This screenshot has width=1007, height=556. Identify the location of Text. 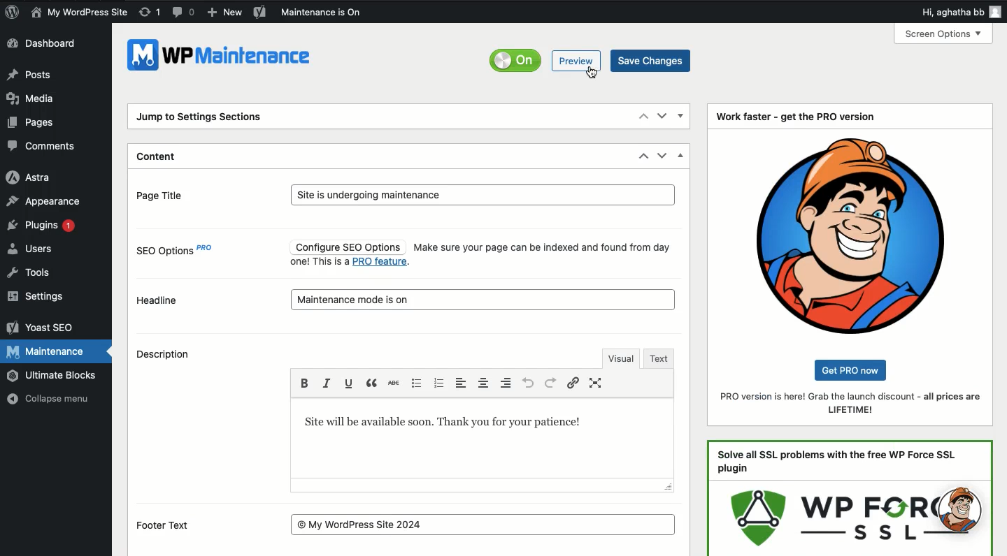
(660, 358).